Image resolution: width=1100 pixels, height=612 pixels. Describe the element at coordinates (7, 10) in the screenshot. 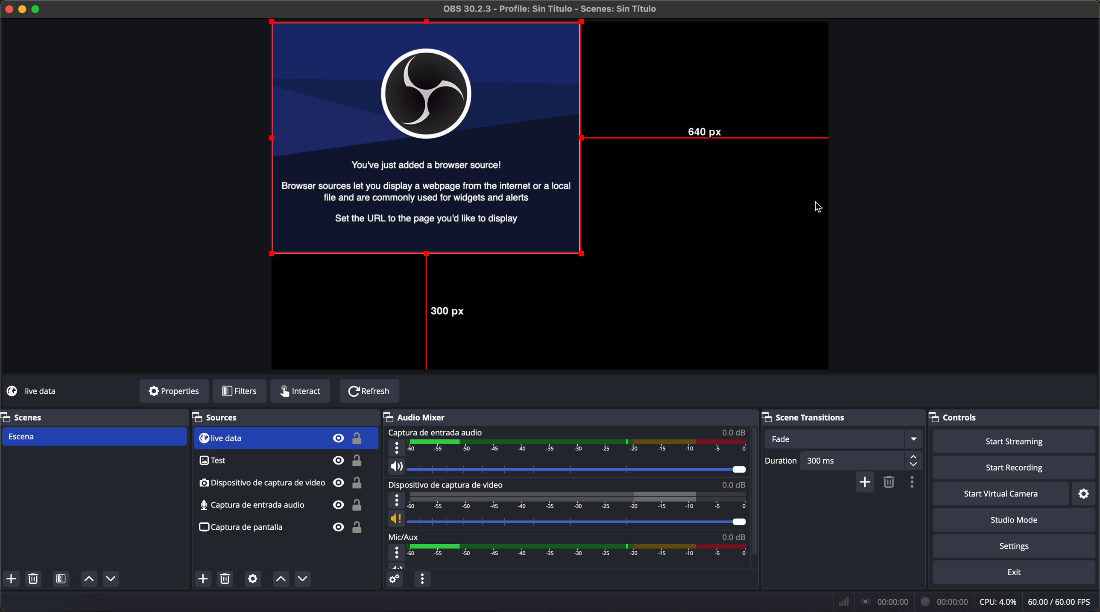

I see `close program` at that location.